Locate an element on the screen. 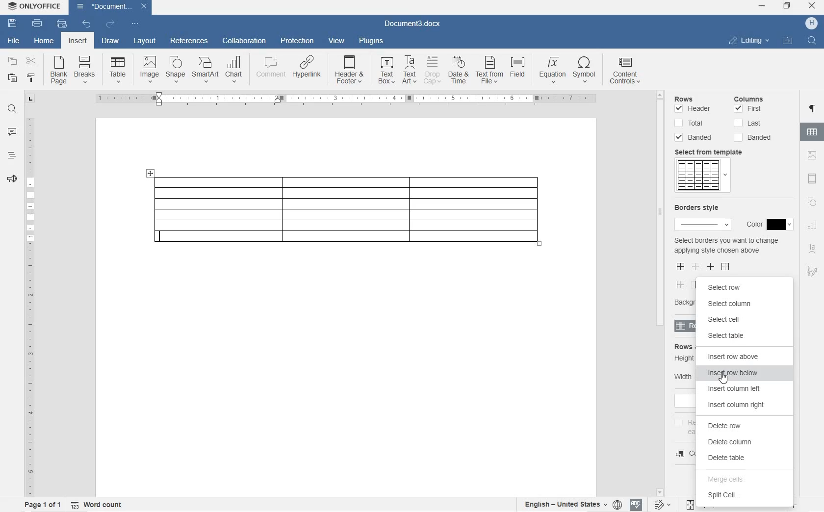 The image size is (824, 512). Header is located at coordinates (694, 110).